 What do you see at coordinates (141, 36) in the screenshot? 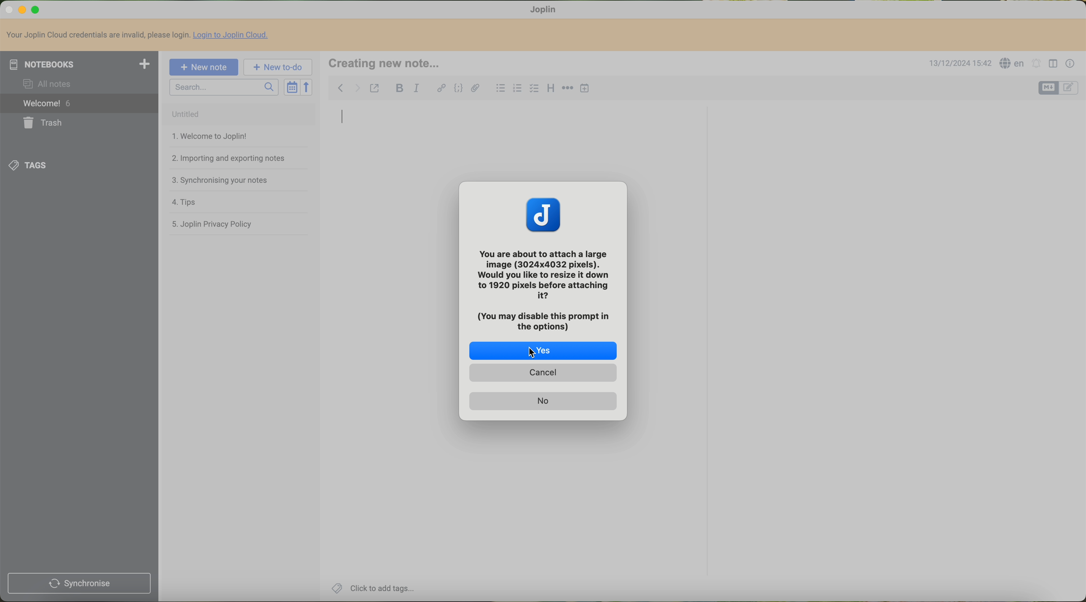
I see `Your Joplin Cloud credentials are invalid, please login. Login to Joplin Cloud` at bounding box center [141, 36].